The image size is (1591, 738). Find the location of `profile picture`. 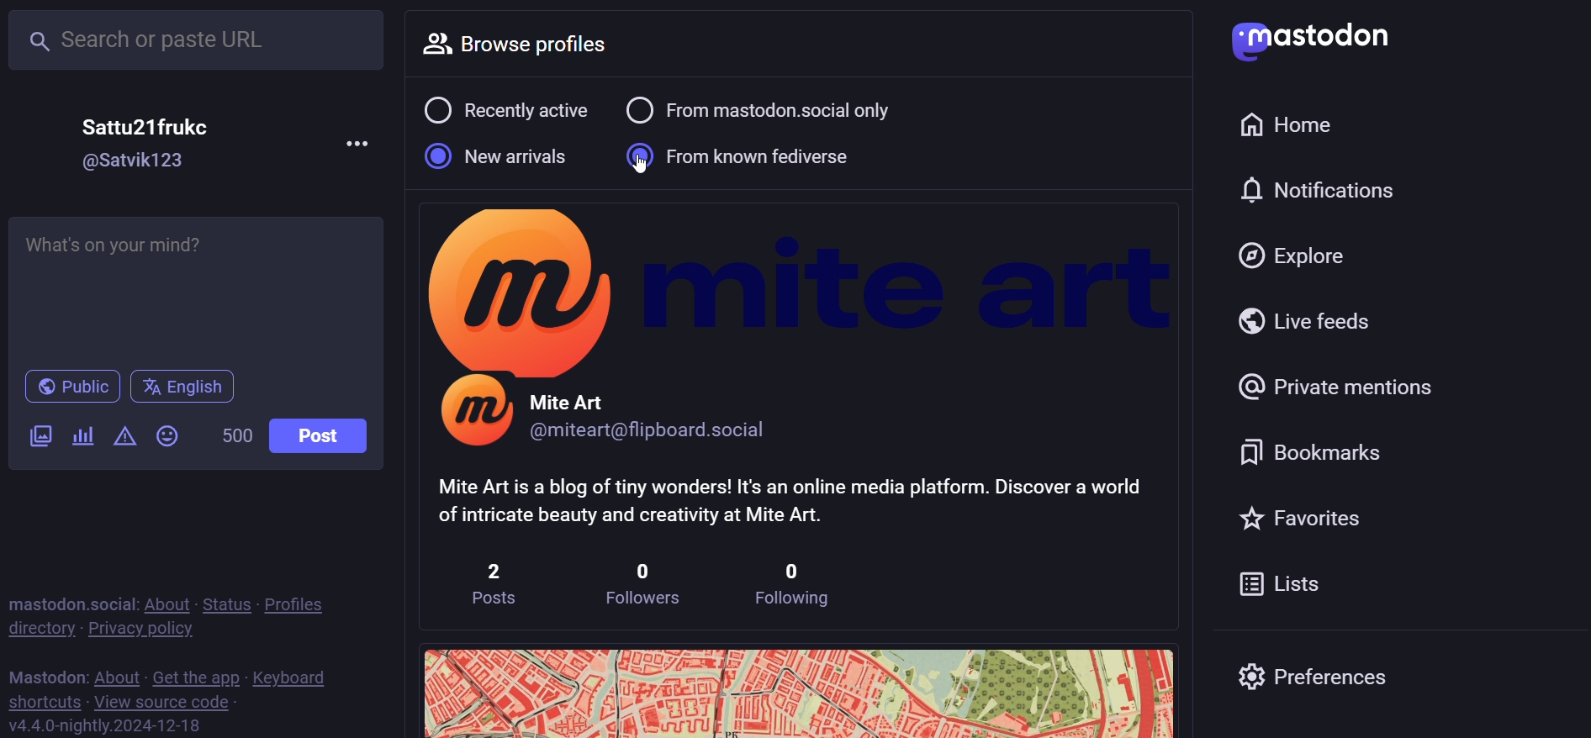

profile picture is located at coordinates (474, 415).